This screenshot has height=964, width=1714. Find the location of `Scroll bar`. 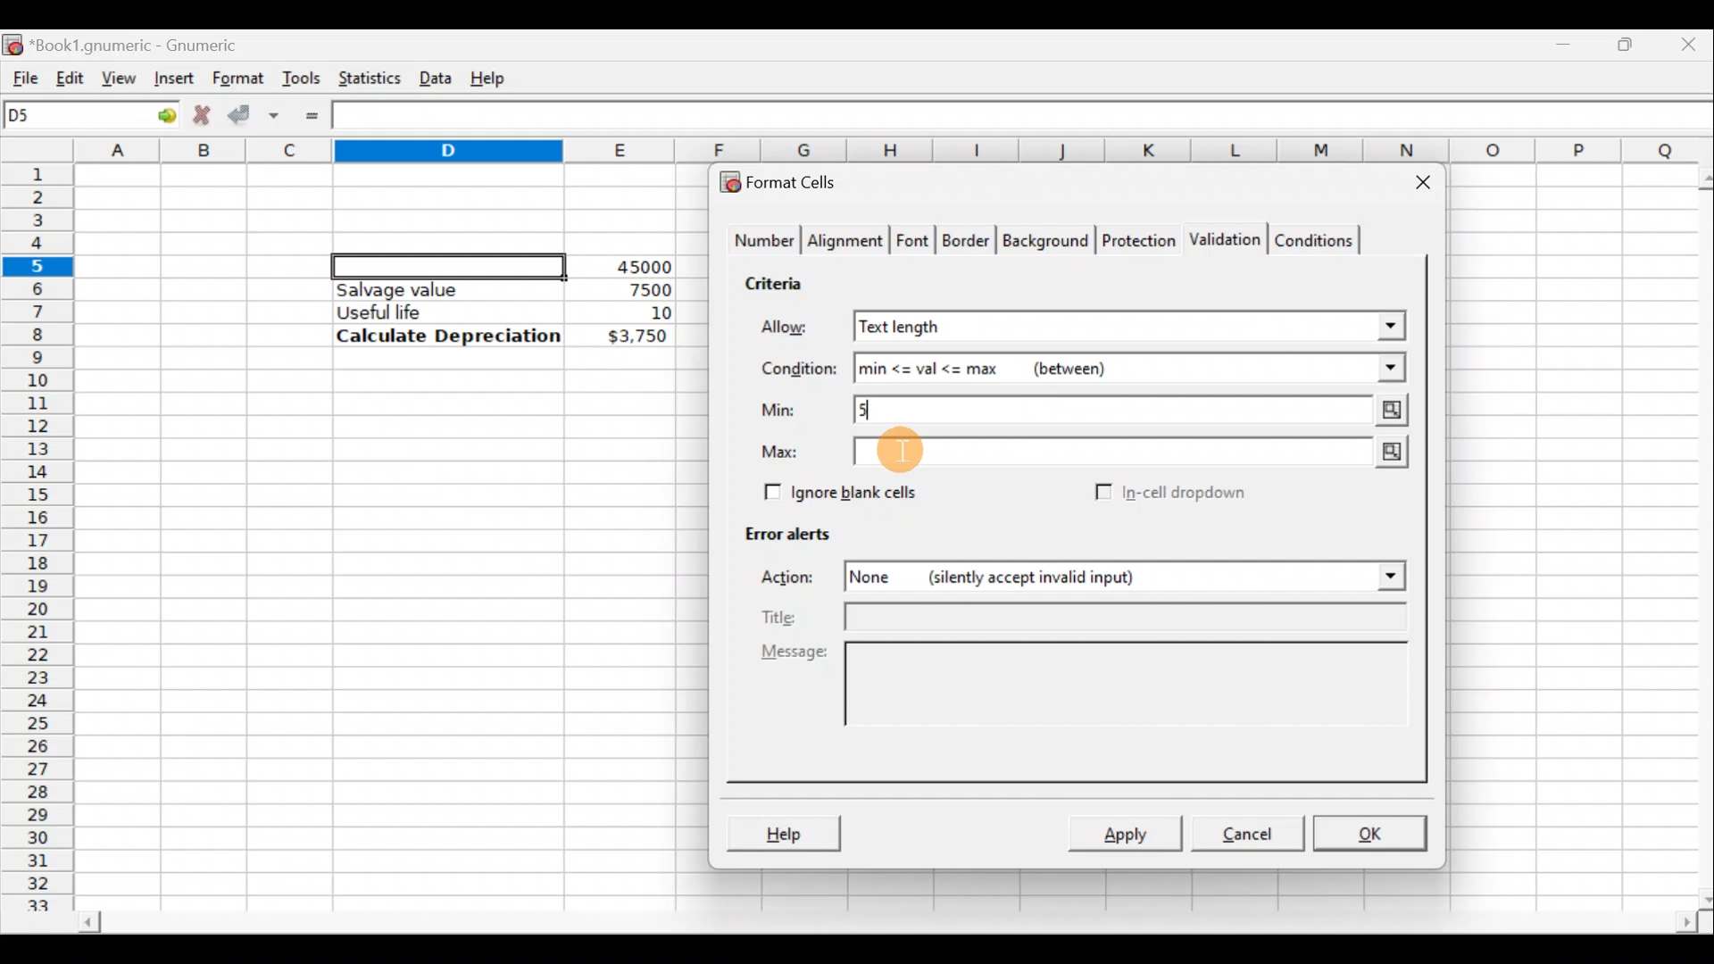

Scroll bar is located at coordinates (885, 925).